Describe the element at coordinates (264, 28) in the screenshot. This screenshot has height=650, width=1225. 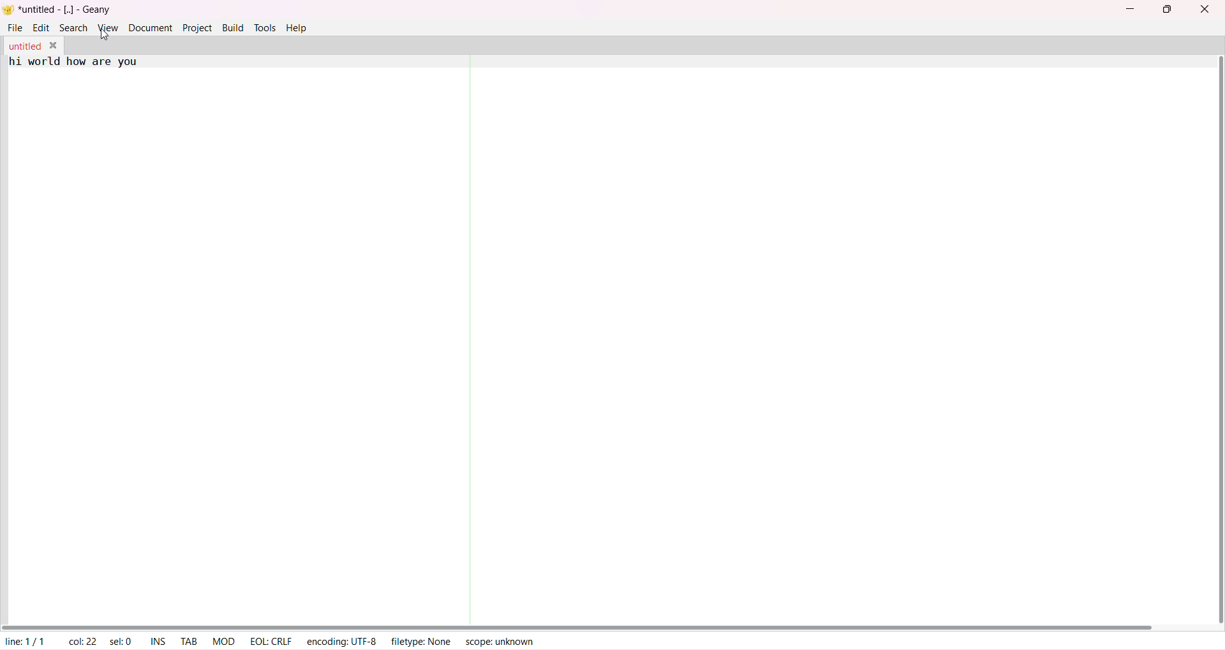
I see `tools` at that location.